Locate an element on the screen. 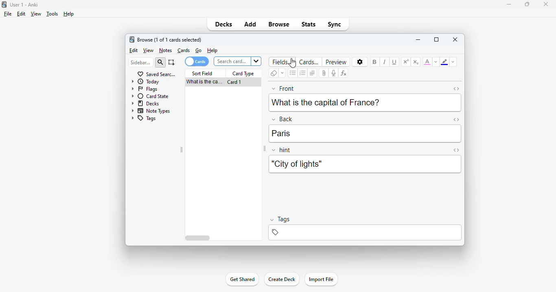 The height and width of the screenshot is (292, 556). minimize is located at coordinates (509, 4).